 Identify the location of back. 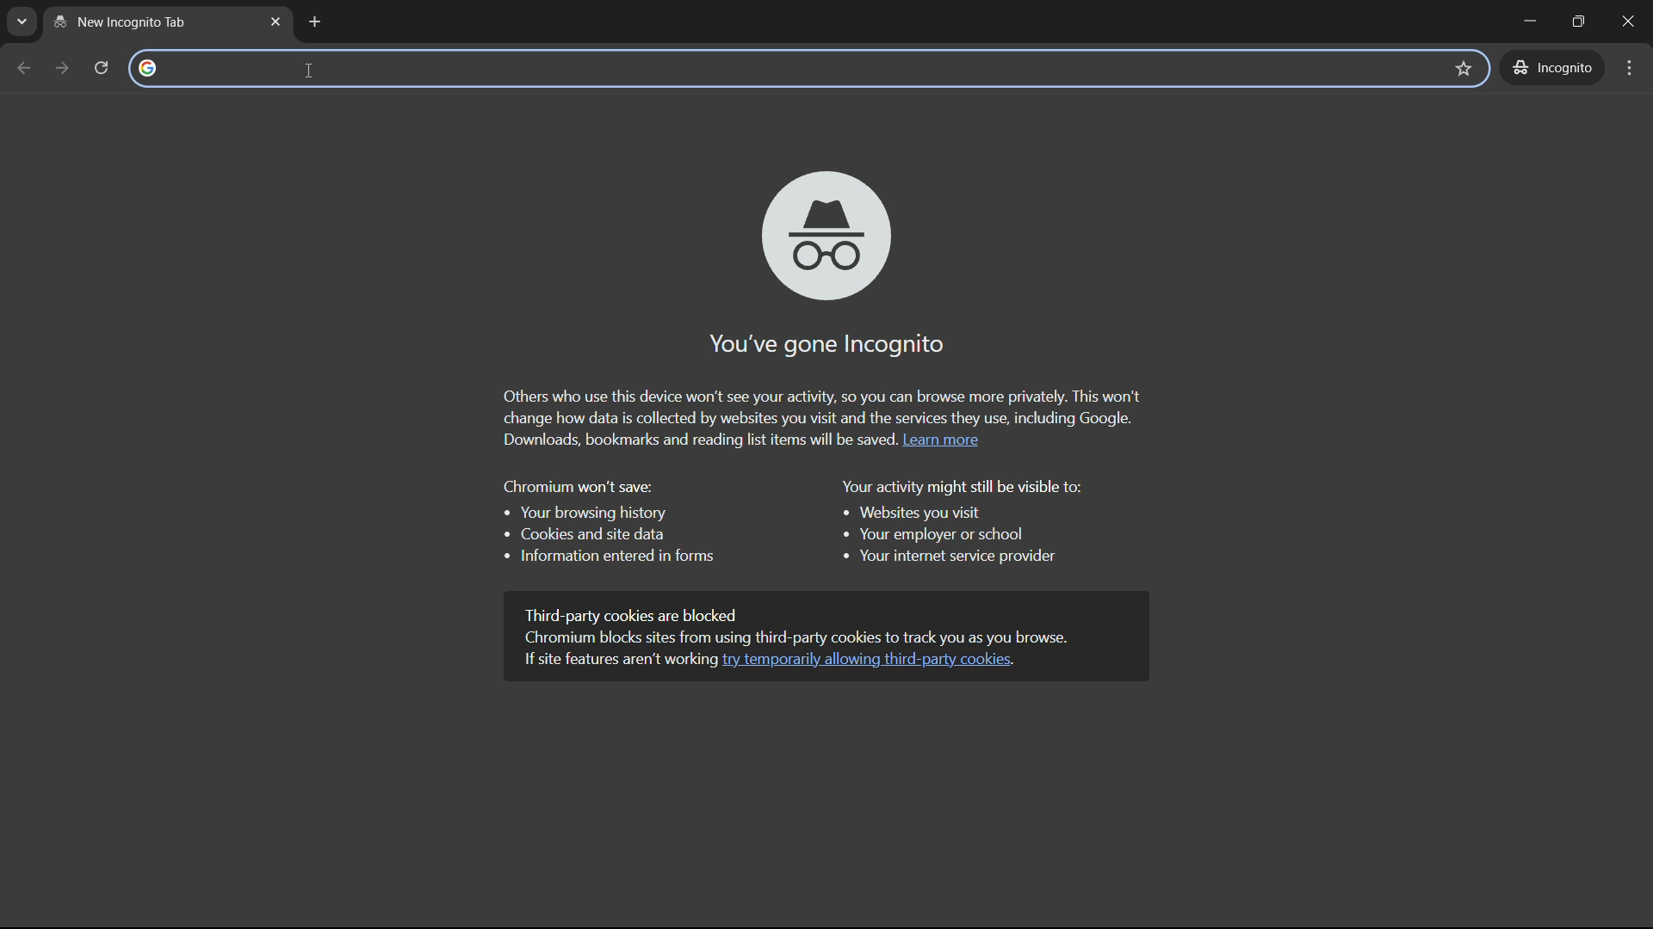
(25, 68).